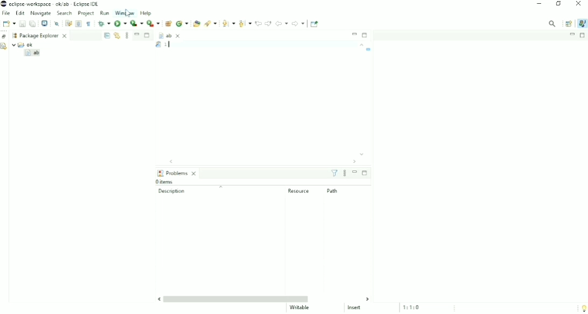 Image resolution: width=588 pixels, height=314 pixels. I want to click on Coverage, so click(136, 24).